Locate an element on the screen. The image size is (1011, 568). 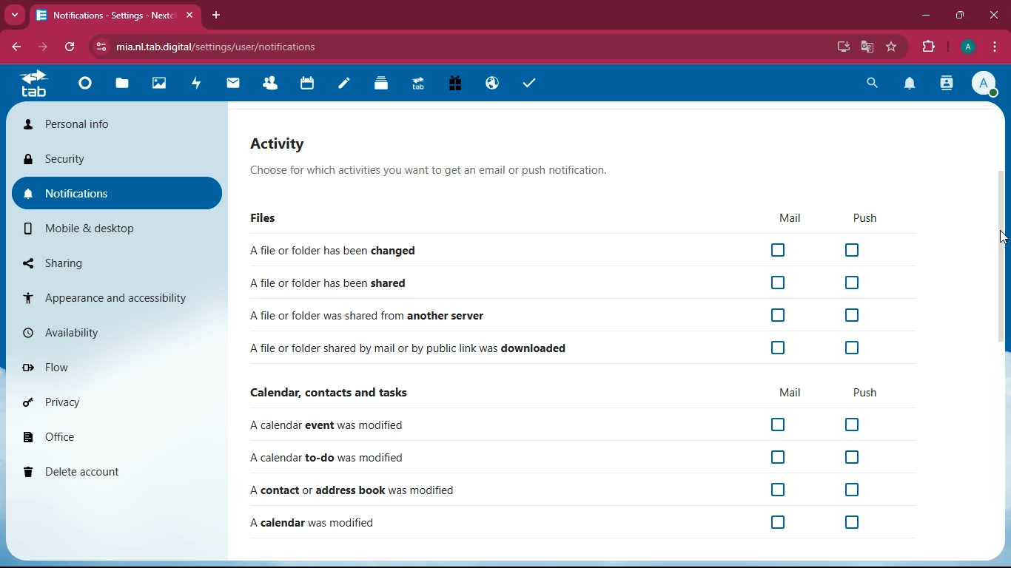
sharing is located at coordinates (112, 263).